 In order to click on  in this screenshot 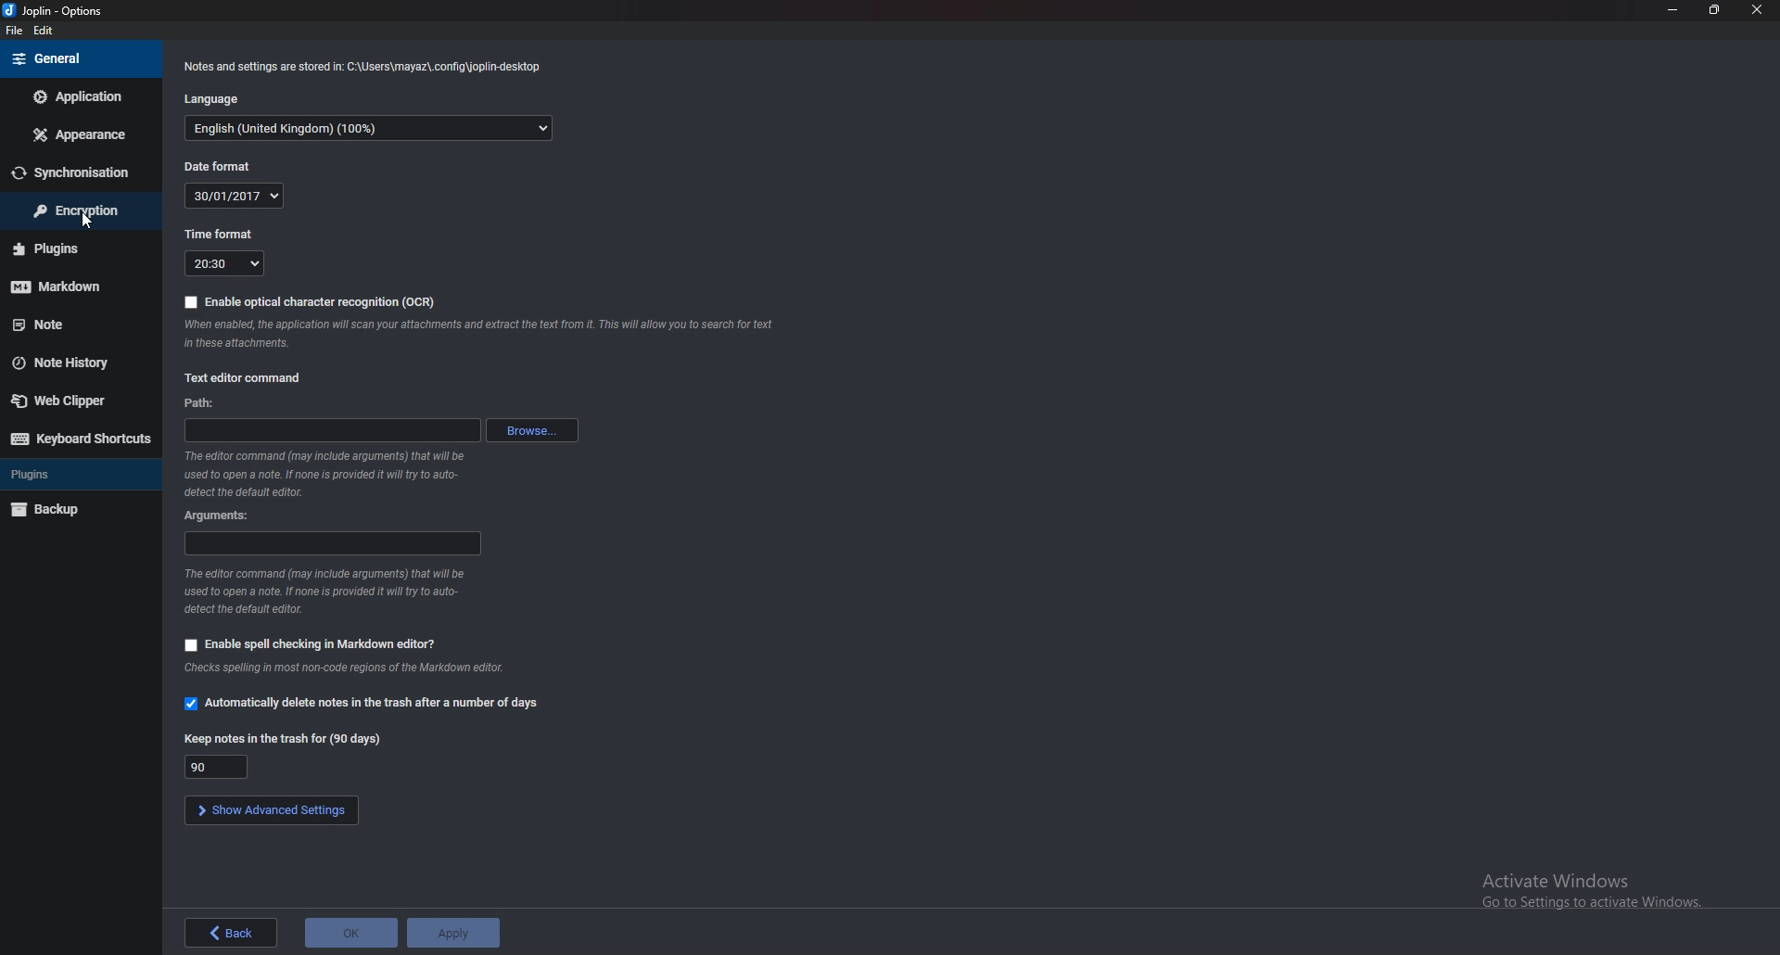, I will do `click(338, 669)`.